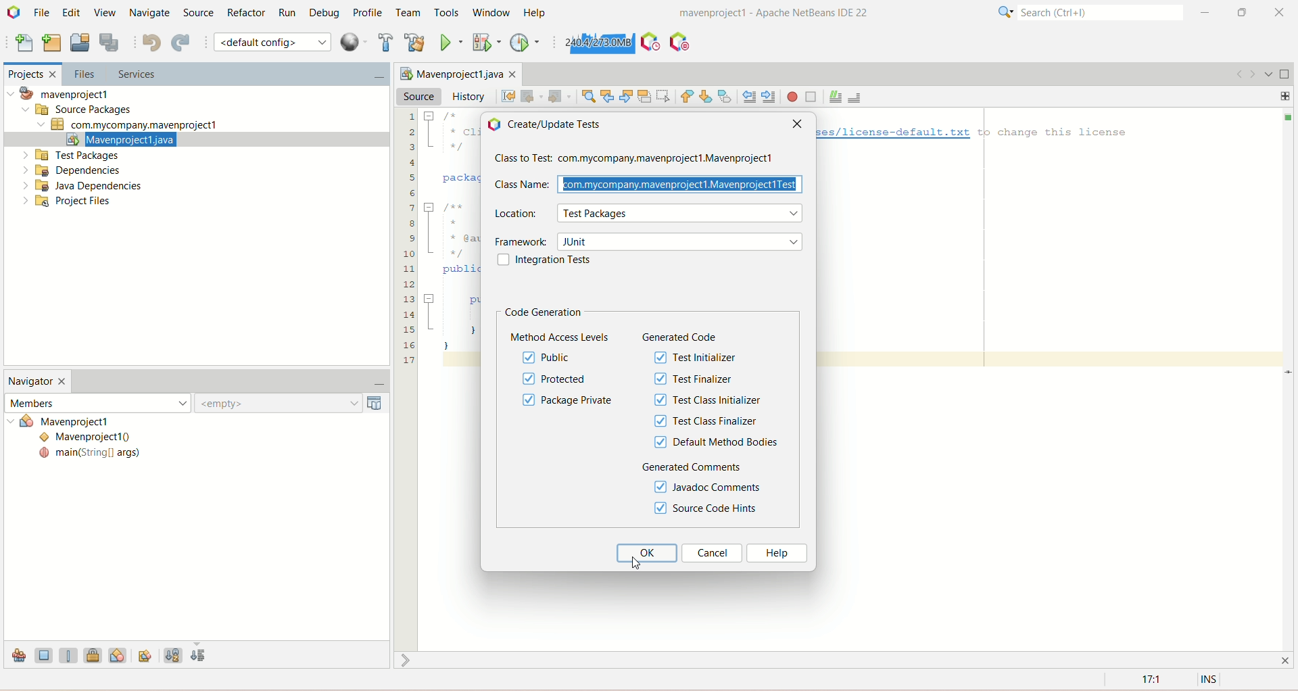  Describe the element at coordinates (456, 74) in the screenshot. I see `Mavenproject1java` at that location.